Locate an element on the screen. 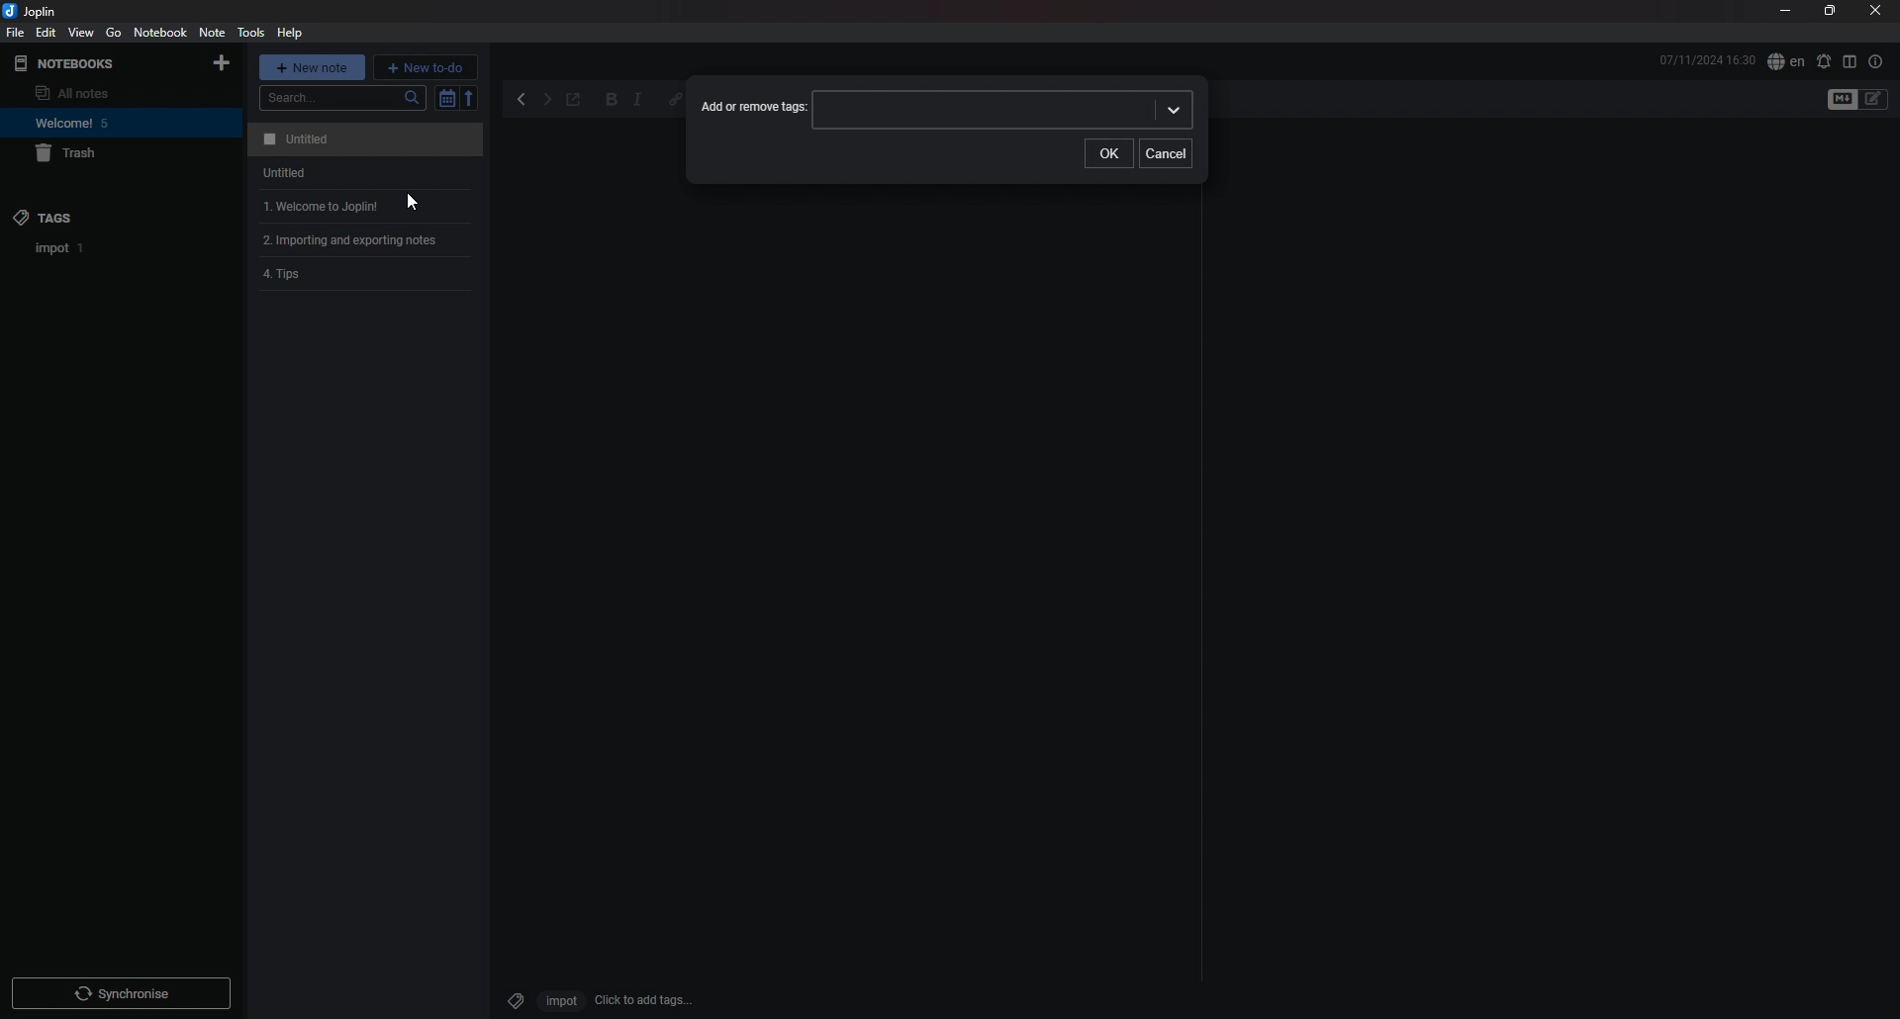 Image resolution: width=1900 pixels, height=1019 pixels. HELP is located at coordinates (290, 33).